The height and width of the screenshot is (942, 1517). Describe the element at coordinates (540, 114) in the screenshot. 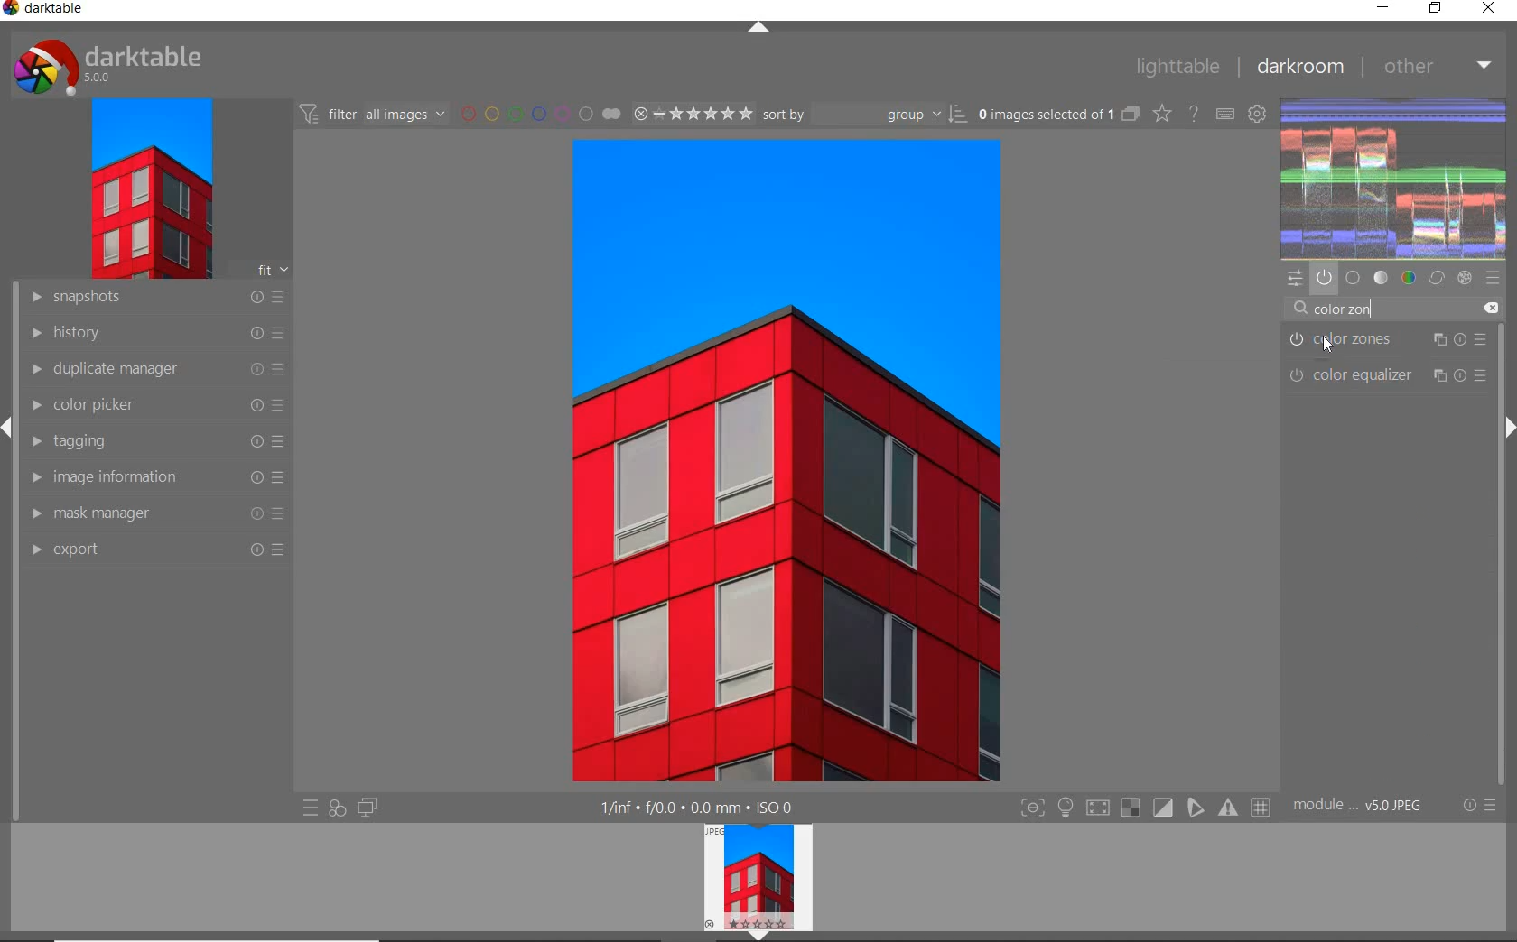

I see `filter by image color label` at that location.